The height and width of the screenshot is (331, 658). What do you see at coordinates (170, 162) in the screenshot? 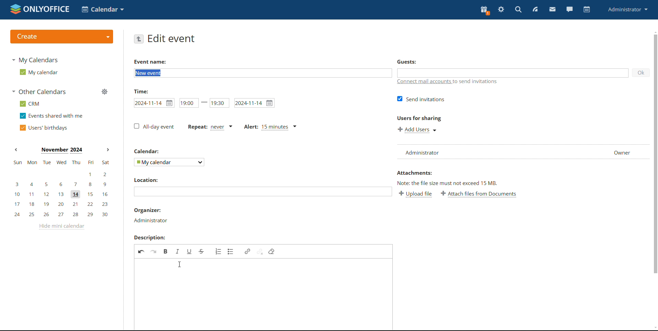
I see `select calendar` at bounding box center [170, 162].